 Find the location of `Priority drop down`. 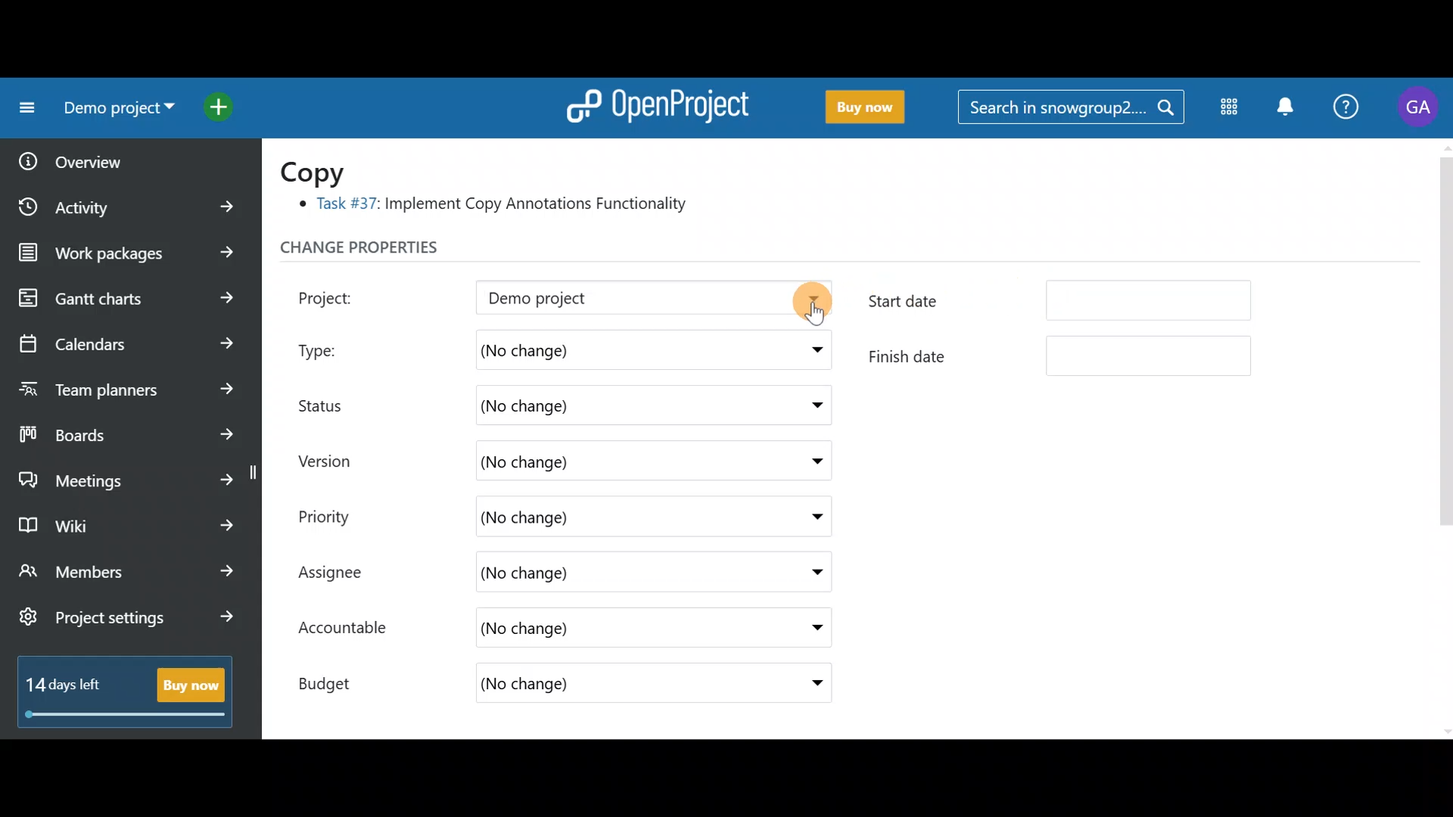

Priority drop down is located at coordinates (802, 515).